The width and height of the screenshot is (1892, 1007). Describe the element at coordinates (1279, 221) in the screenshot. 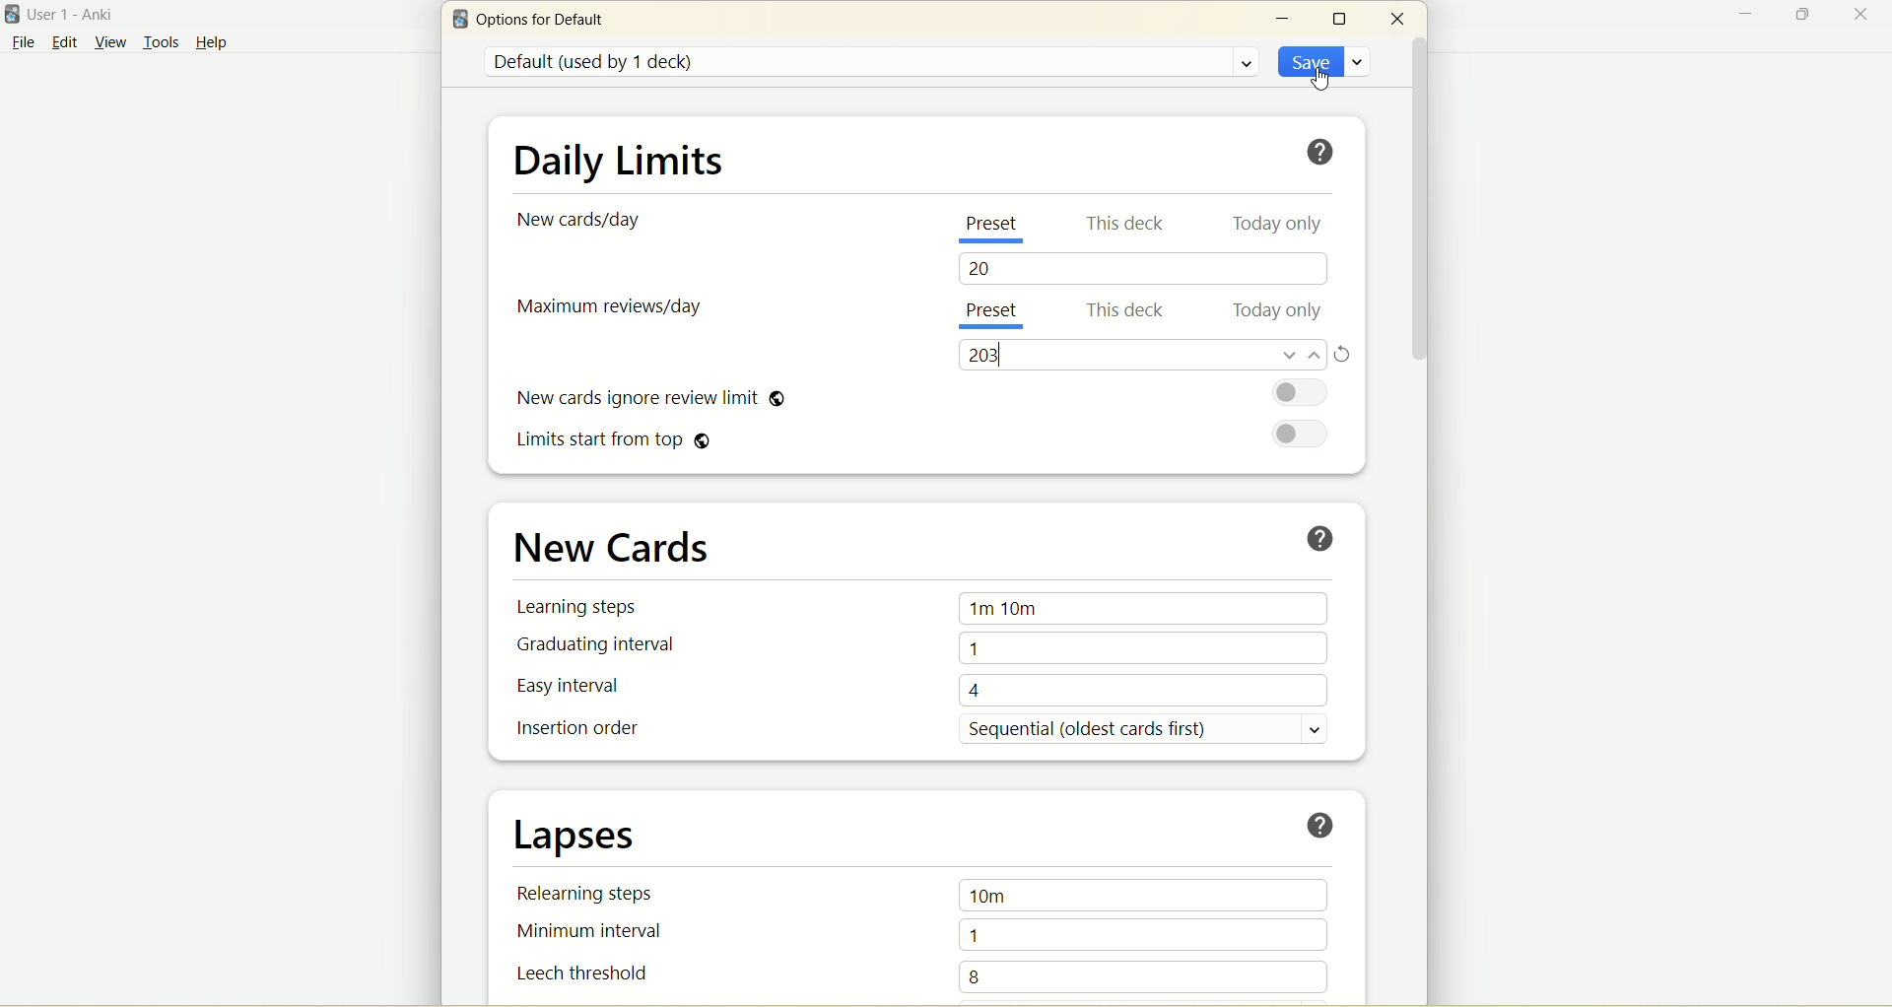

I see `today only` at that location.